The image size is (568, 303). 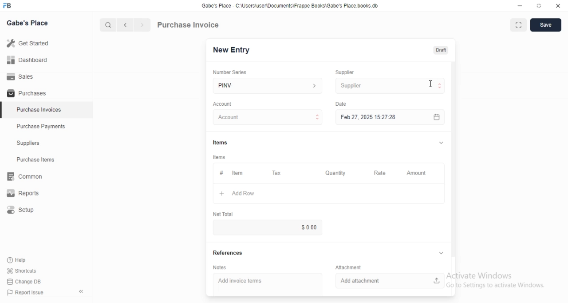 I want to click on Feb 27, 2025 15:27:28, so click(x=390, y=117).